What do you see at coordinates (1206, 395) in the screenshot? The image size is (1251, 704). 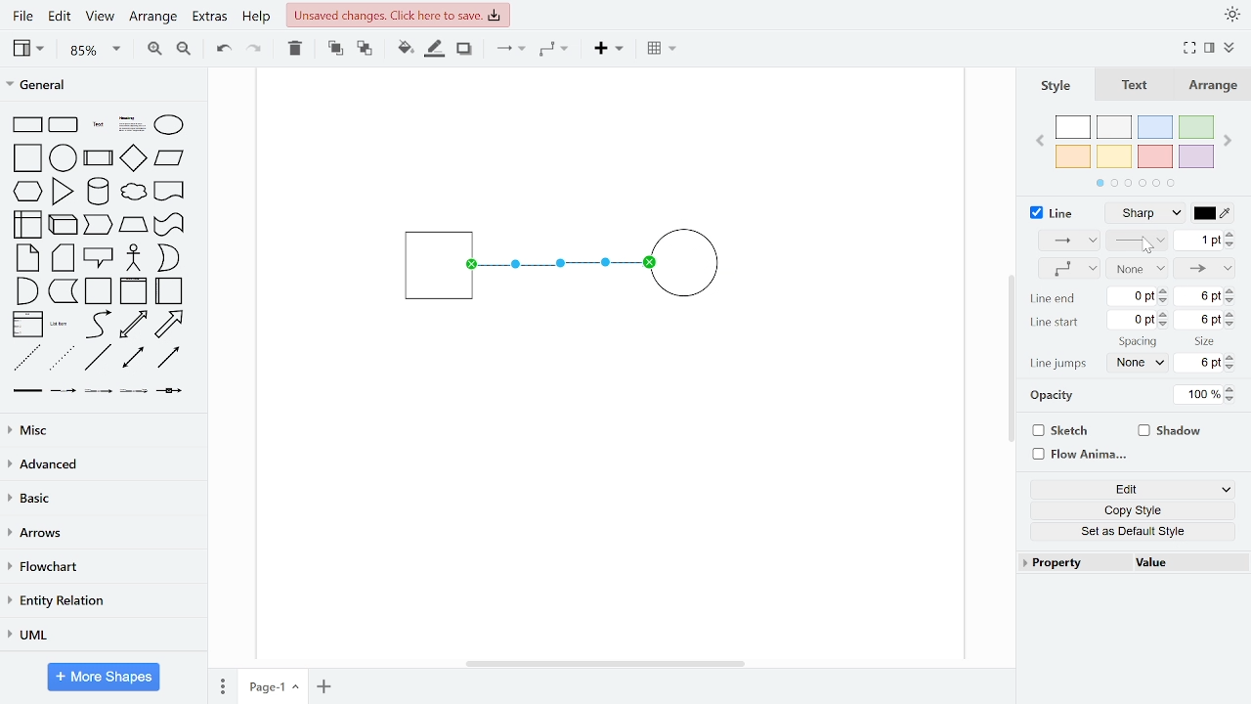 I see `change opacity` at bounding box center [1206, 395].